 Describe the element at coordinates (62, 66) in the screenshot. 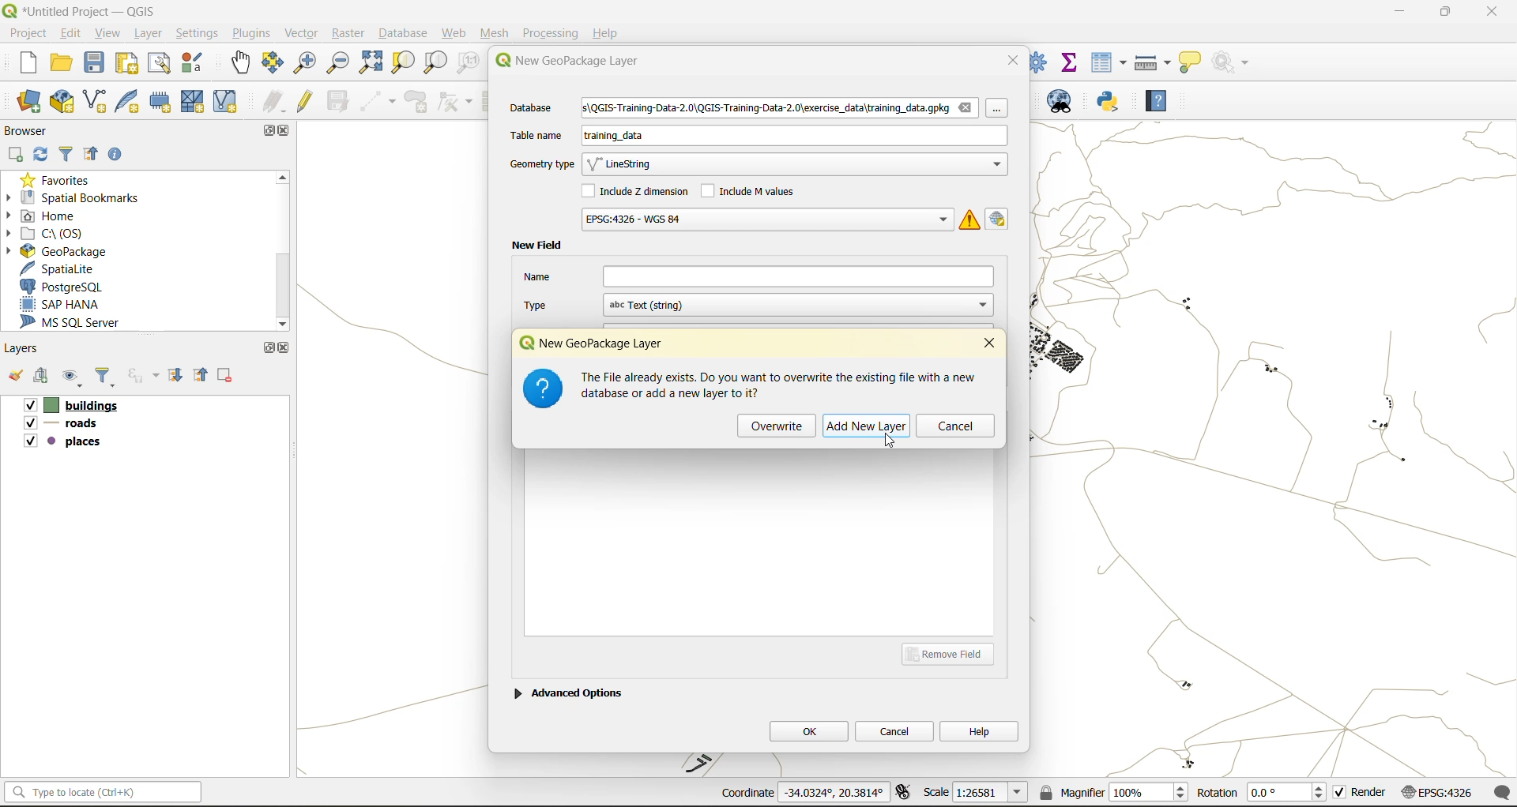

I see `open` at that location.